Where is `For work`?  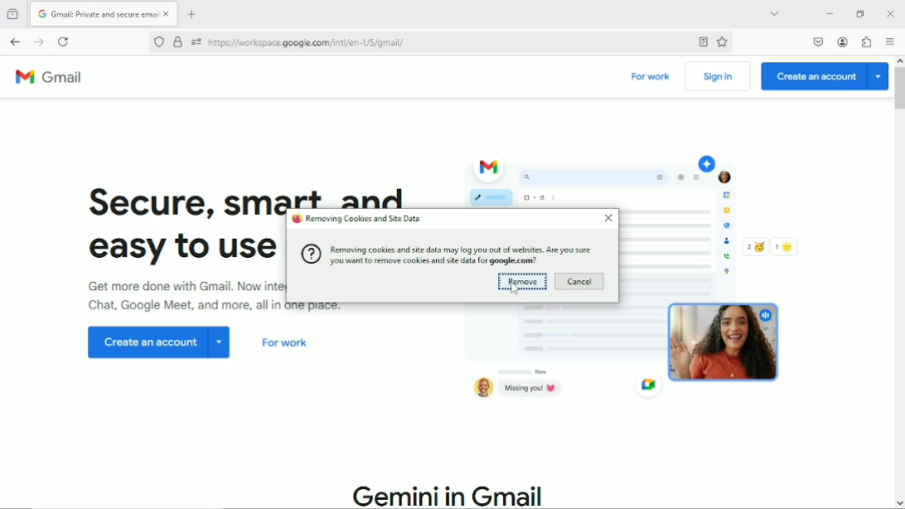 For work is located at coordinates (651, 78).